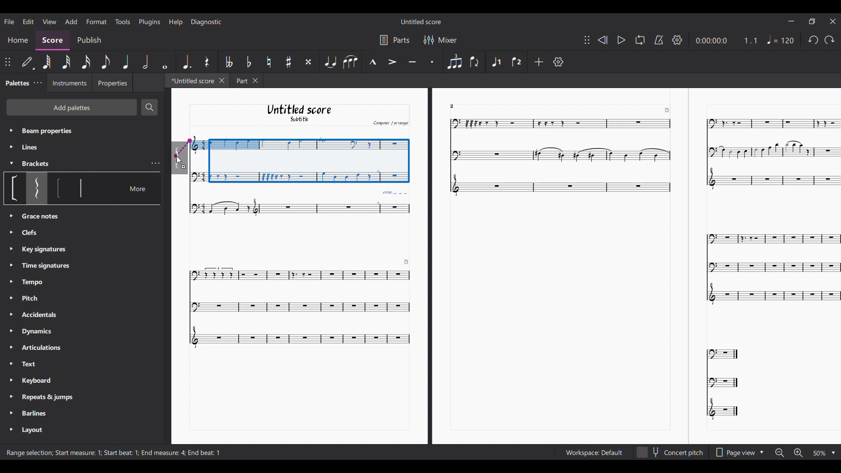 The width and height of the screenshot is (841, 473). I want to click on , so click(562, 124).